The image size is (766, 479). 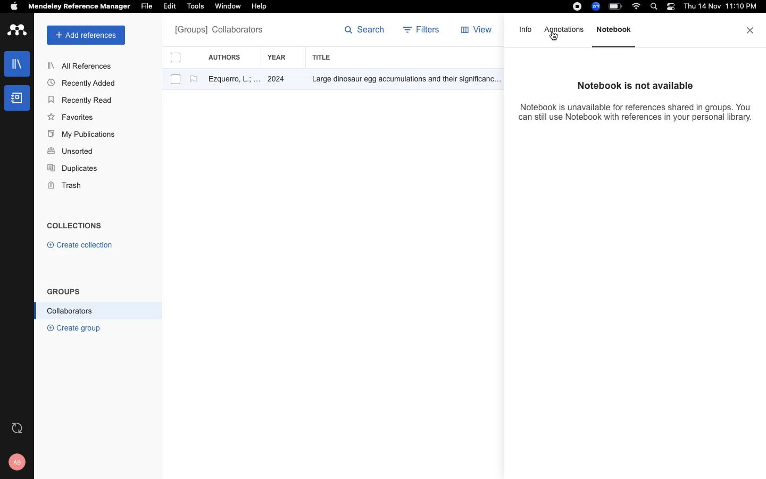 What do you see at coordinates (19, 428) in the screenshot?
I see `refresh` at bounding box center [19, 428].